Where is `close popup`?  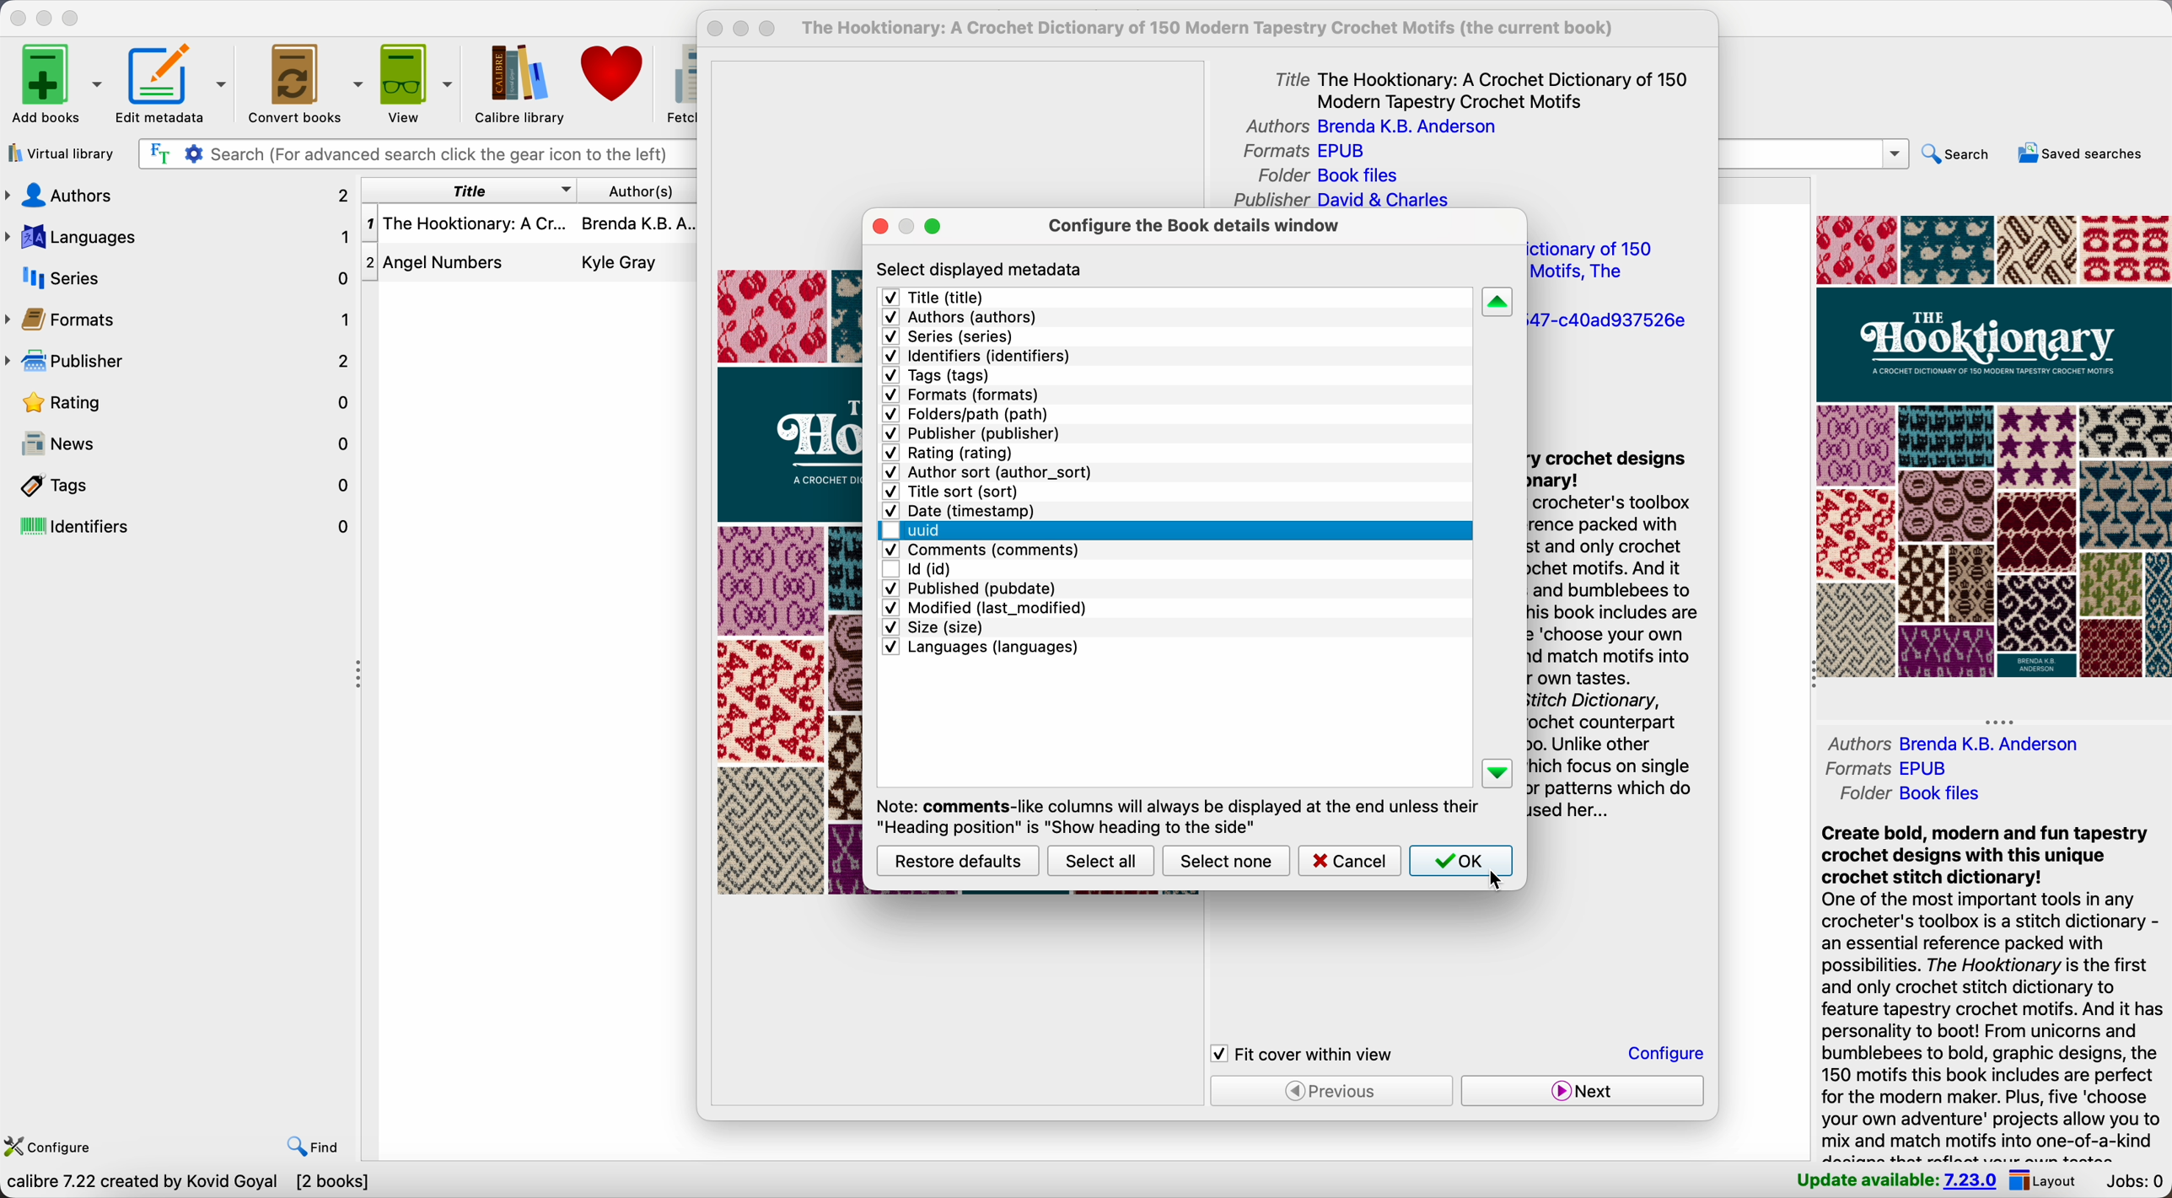
close popup is located at coordinates (716, 29).